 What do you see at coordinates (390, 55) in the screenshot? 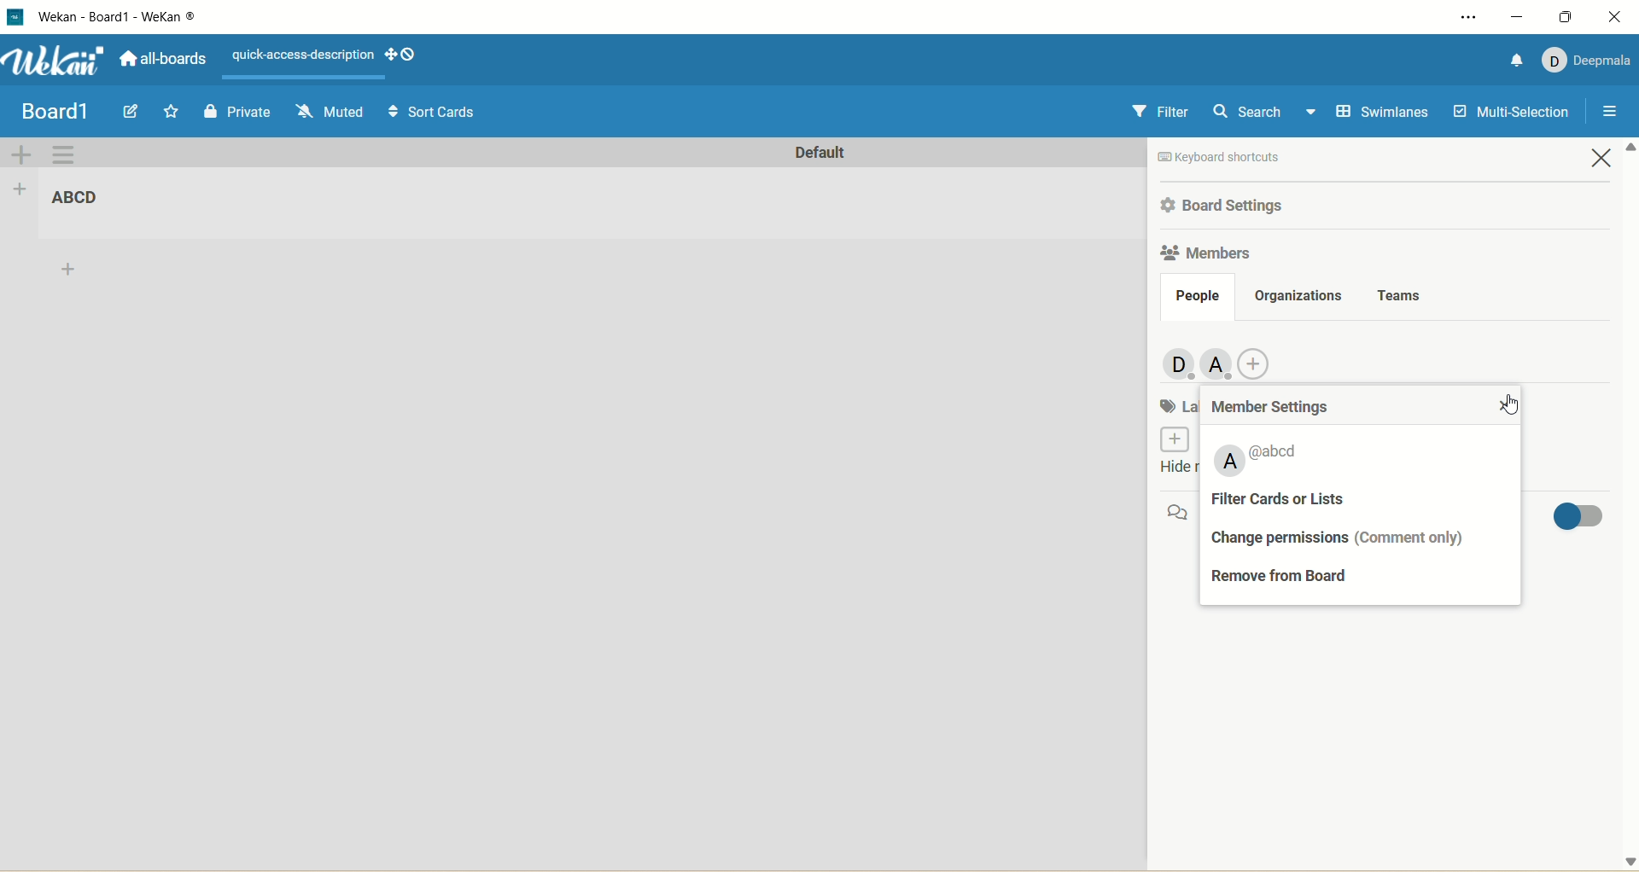
I see `show-desktop-drag-handles` at bounding box center [390, 55].